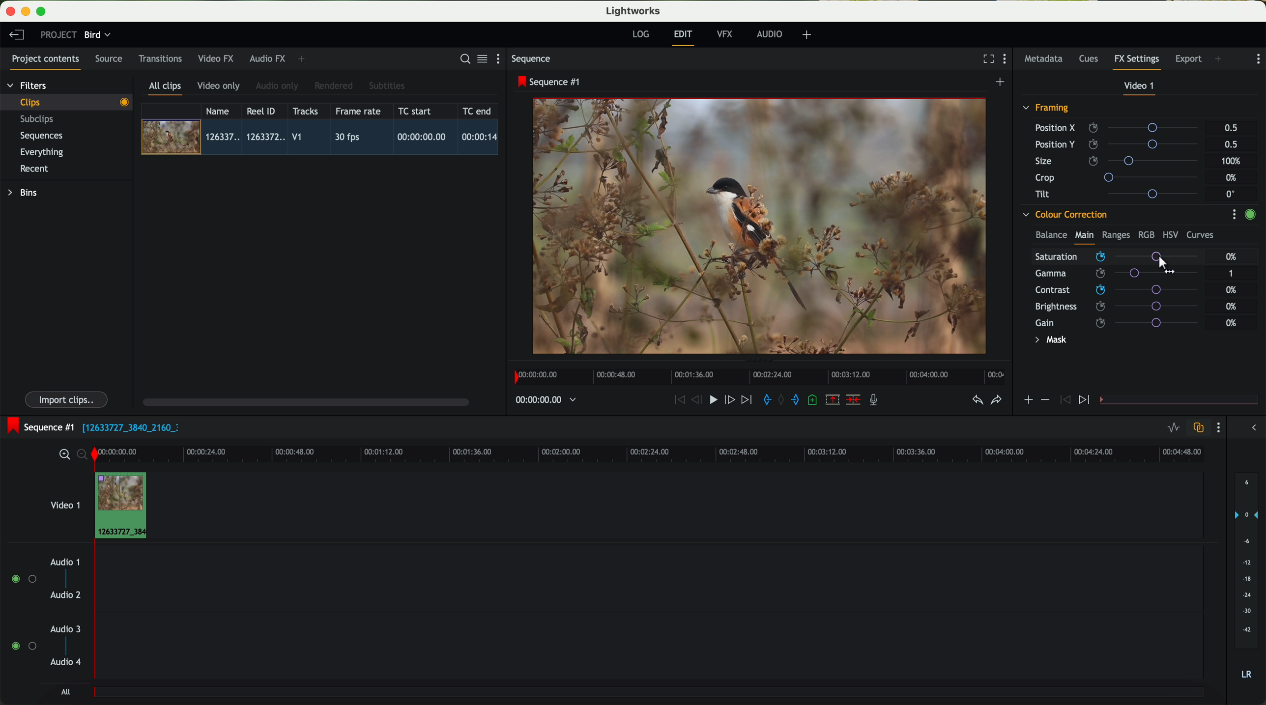  What do you see at coordinates (1232, 256) in the screenshot?
I see `0%` at bounding box center [1232, 256].